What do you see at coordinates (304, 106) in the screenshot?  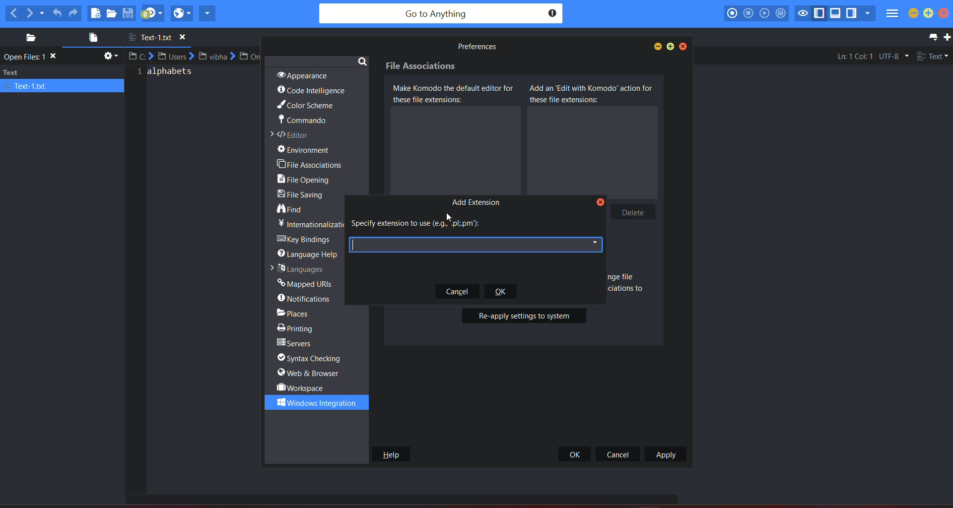 I see `color scheme` at bounding box center [304, 106].